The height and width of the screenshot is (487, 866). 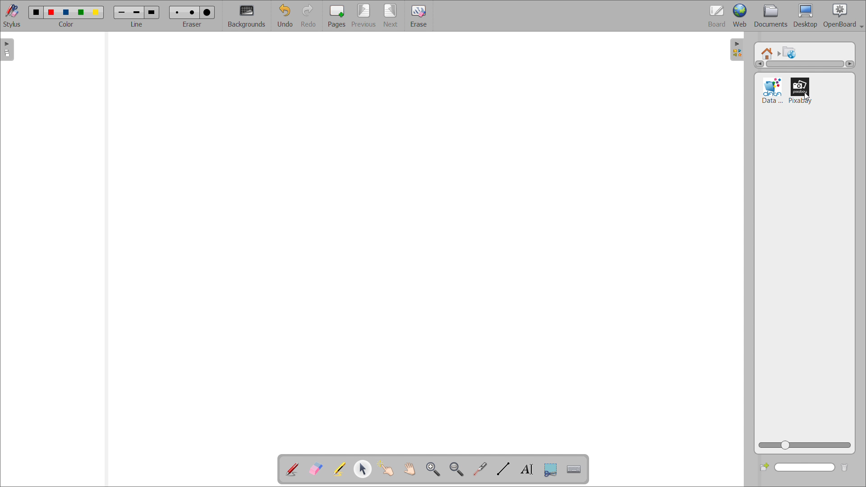 I want to click on zoom in, so click(x=433, y=469).